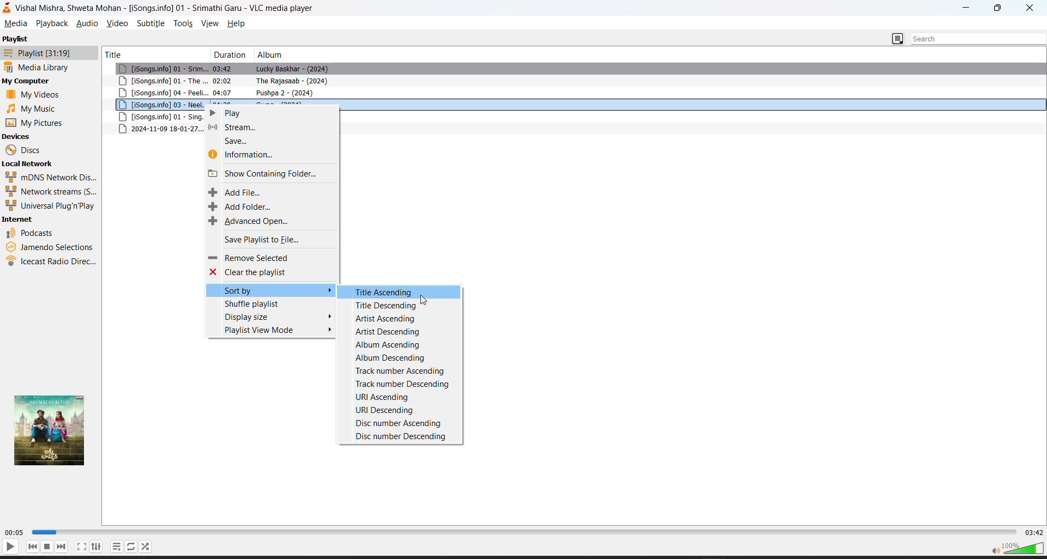 The width and height of the screenshot is (1047, 559). I want to click on change playlist view, so click(898, 39).